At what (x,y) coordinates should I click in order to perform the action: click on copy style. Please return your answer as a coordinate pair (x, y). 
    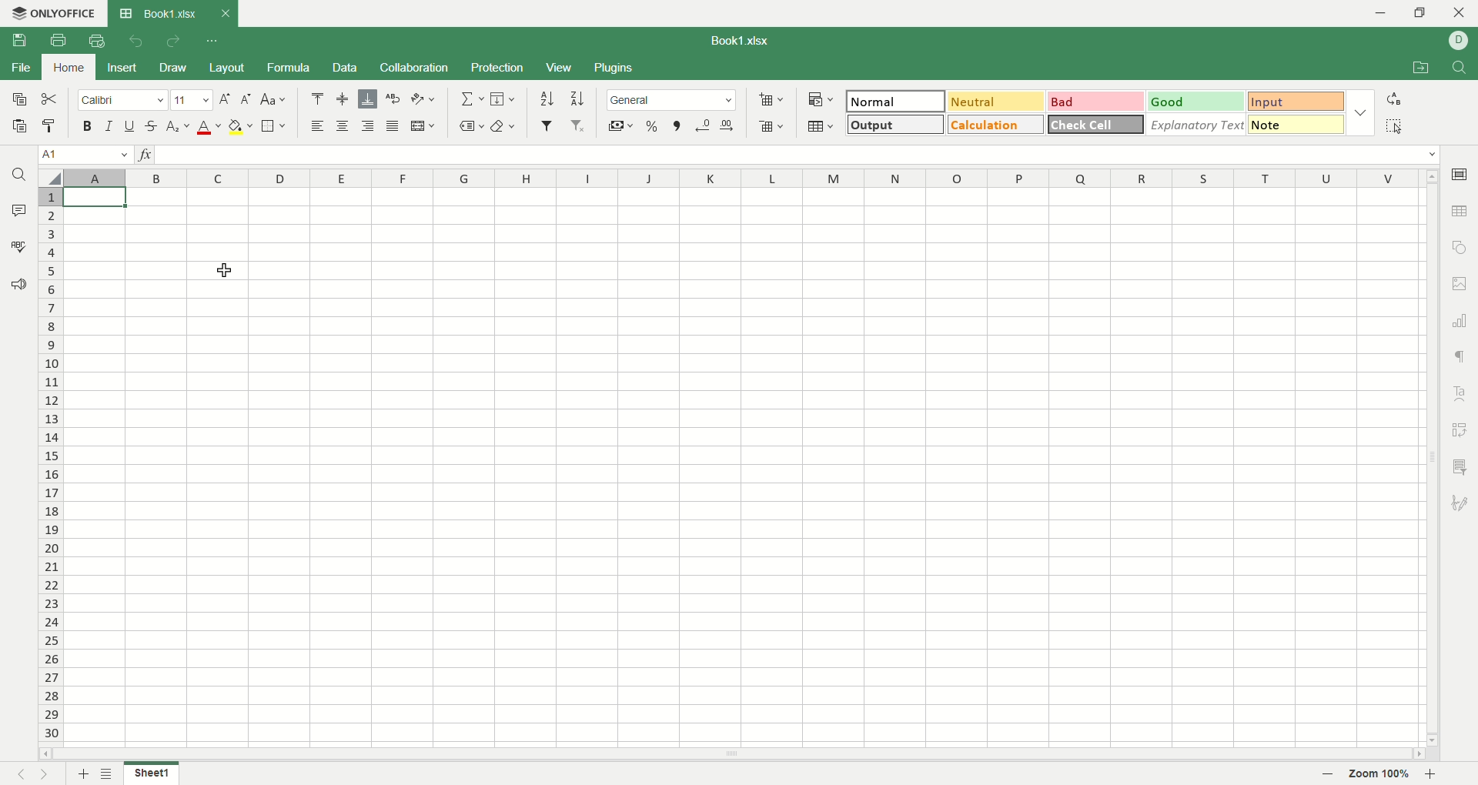
    Looking at the image, I should click on (50, 126).